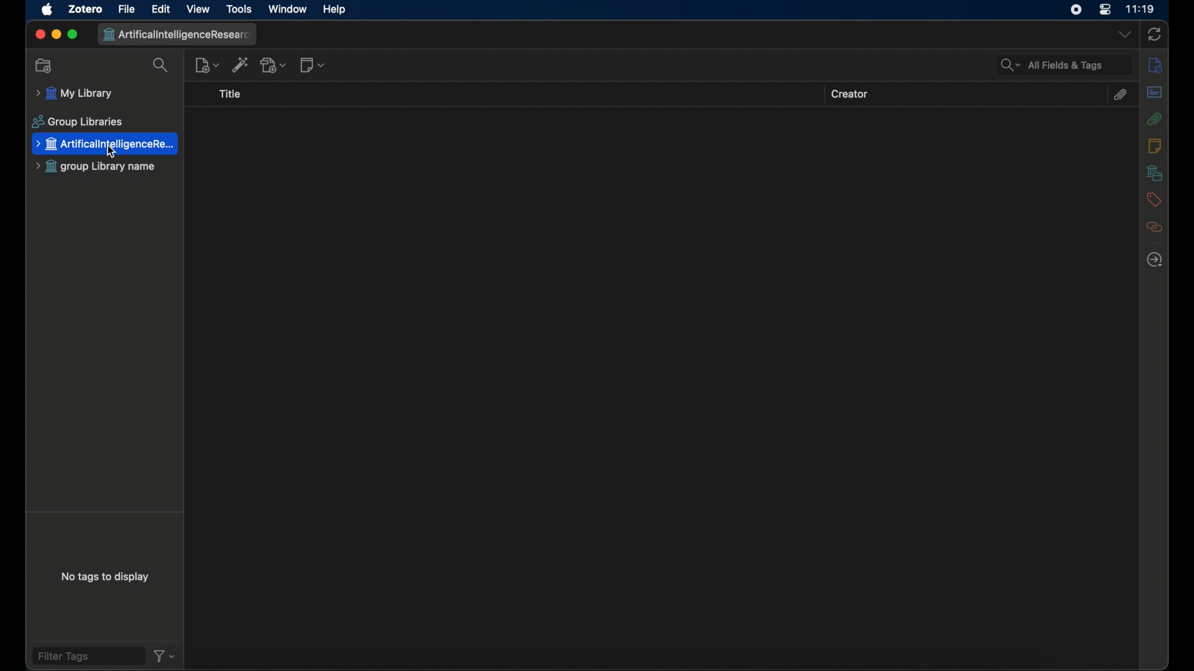 This screenshot has height=671, width=1194. Describe the element at coordinates (241, 65) in the screenshot. I see `add items by identifier` at that location.